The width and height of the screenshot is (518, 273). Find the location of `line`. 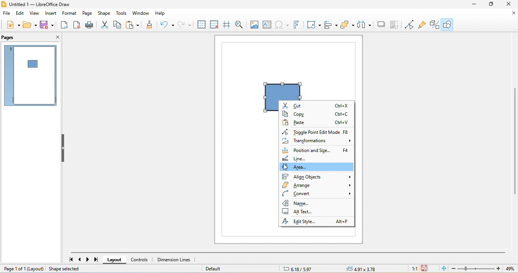

line is located at coordinates (300, 159).